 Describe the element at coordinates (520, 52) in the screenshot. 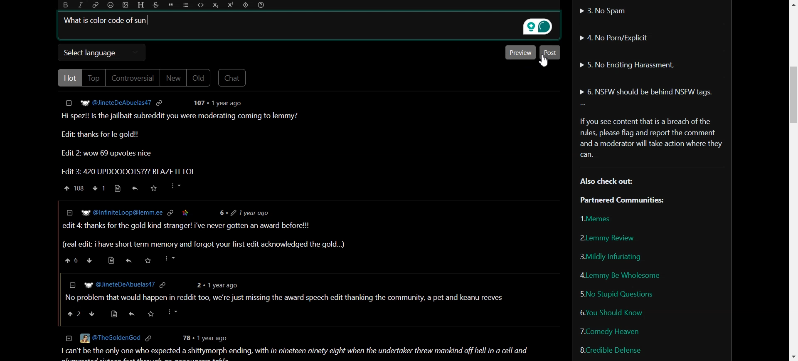

I see `Preview ` at that location.